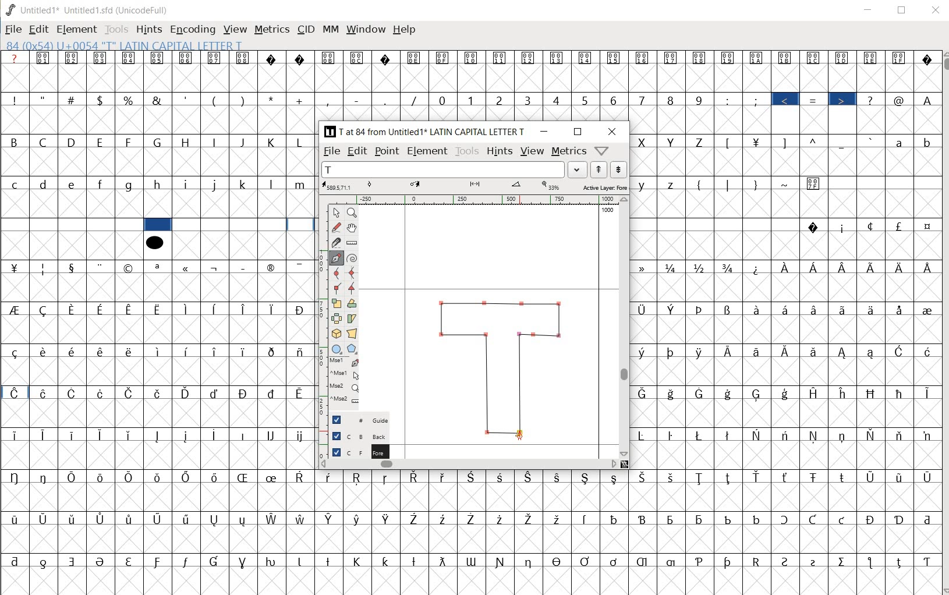 The width and height of the screenshot is (949, 595). Describe the element at coordinates (443, 58) in the screenshot. I see `Symbol` at that location.